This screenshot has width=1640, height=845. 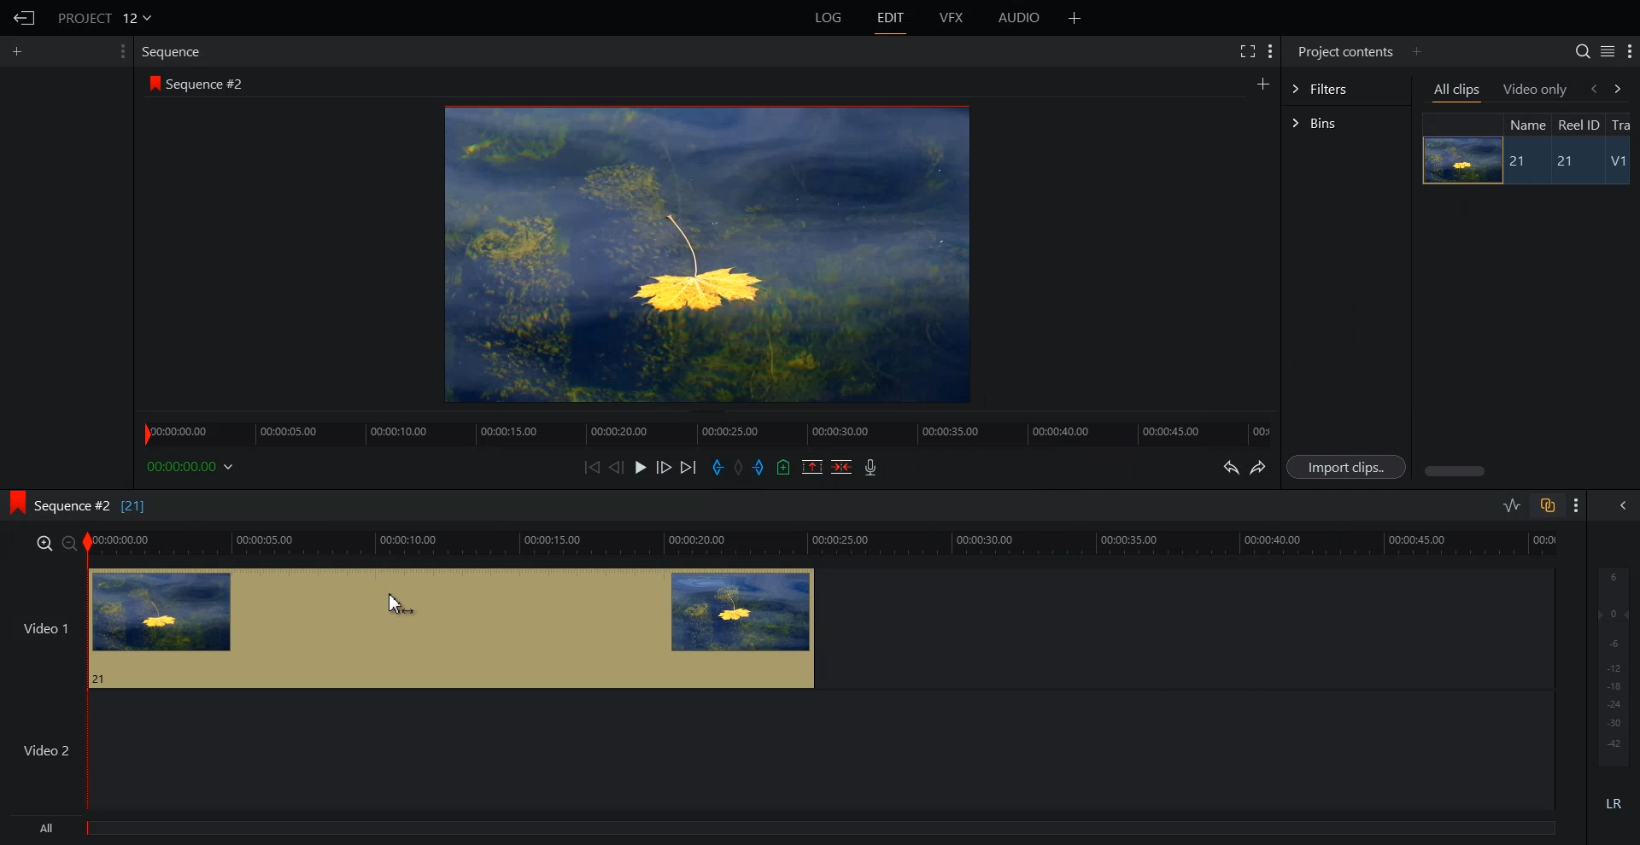 I want to click on Sequence #2 [21], so click(x=91, y=506).